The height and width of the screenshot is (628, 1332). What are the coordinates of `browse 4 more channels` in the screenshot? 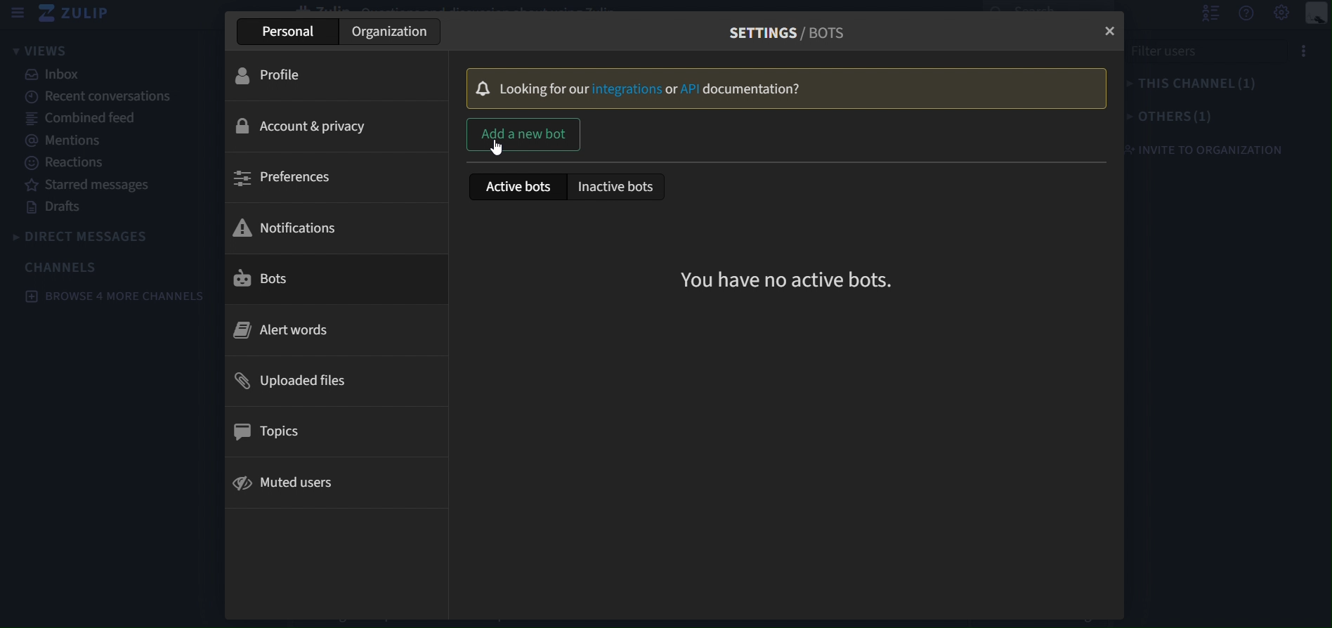 It's located at (117, 296).